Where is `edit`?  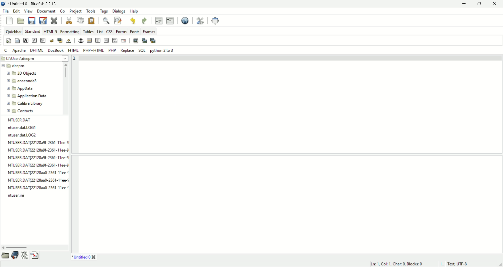
edit is located at coordinates (16, 12).